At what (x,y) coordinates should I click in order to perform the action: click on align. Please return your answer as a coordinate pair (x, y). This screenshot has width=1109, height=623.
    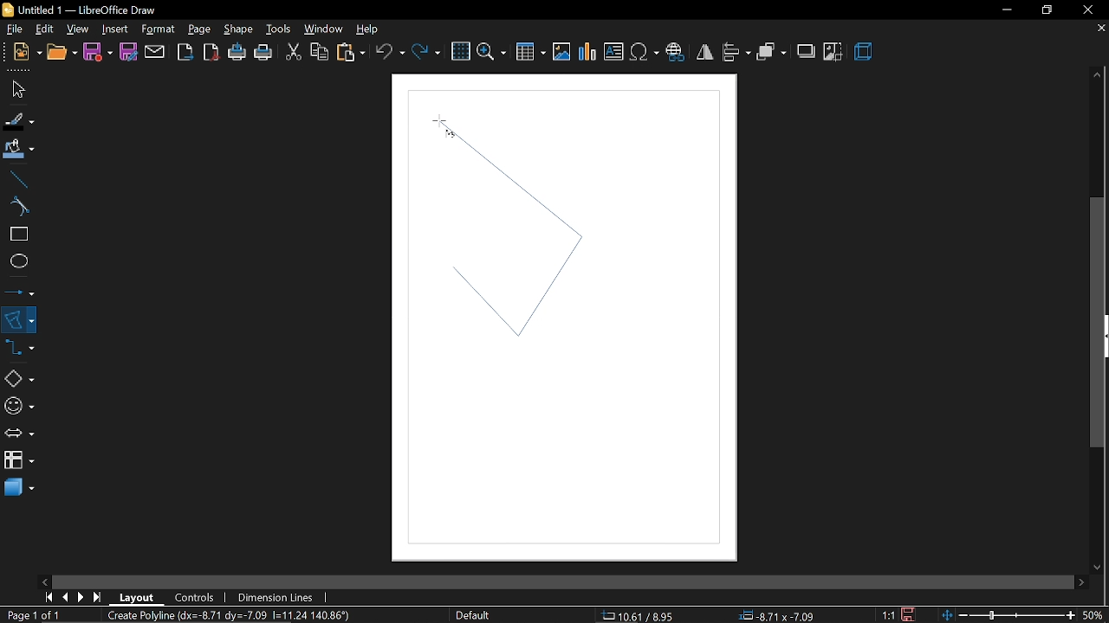
    Looking at the image, I should click on (736, 51).